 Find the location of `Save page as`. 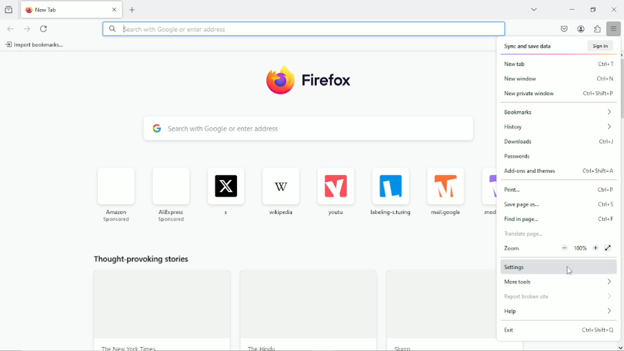

Save page as is located at coordinates (561, 205).